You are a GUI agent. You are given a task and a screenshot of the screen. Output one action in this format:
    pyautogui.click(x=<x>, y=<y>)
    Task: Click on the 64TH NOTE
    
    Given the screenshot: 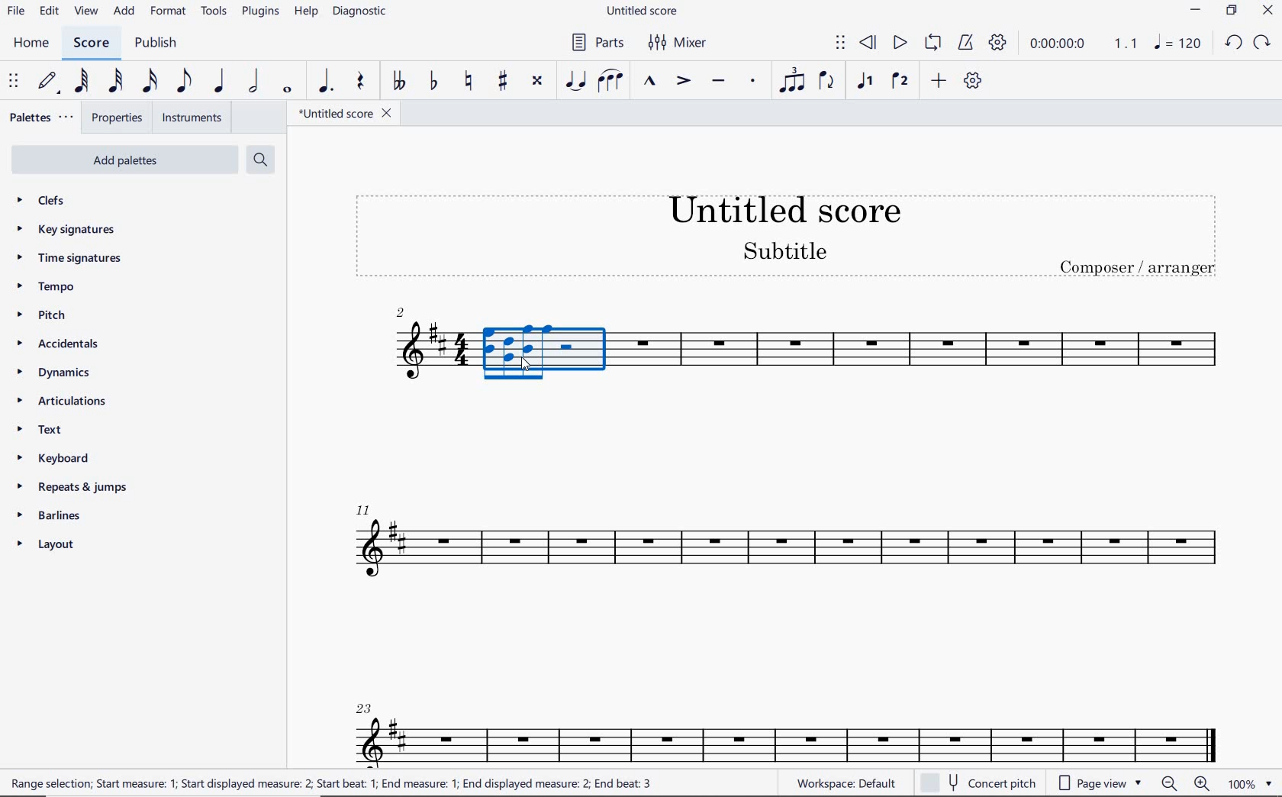 What is the action you would take?
    pyautogui.click(x=83, y=82)
    